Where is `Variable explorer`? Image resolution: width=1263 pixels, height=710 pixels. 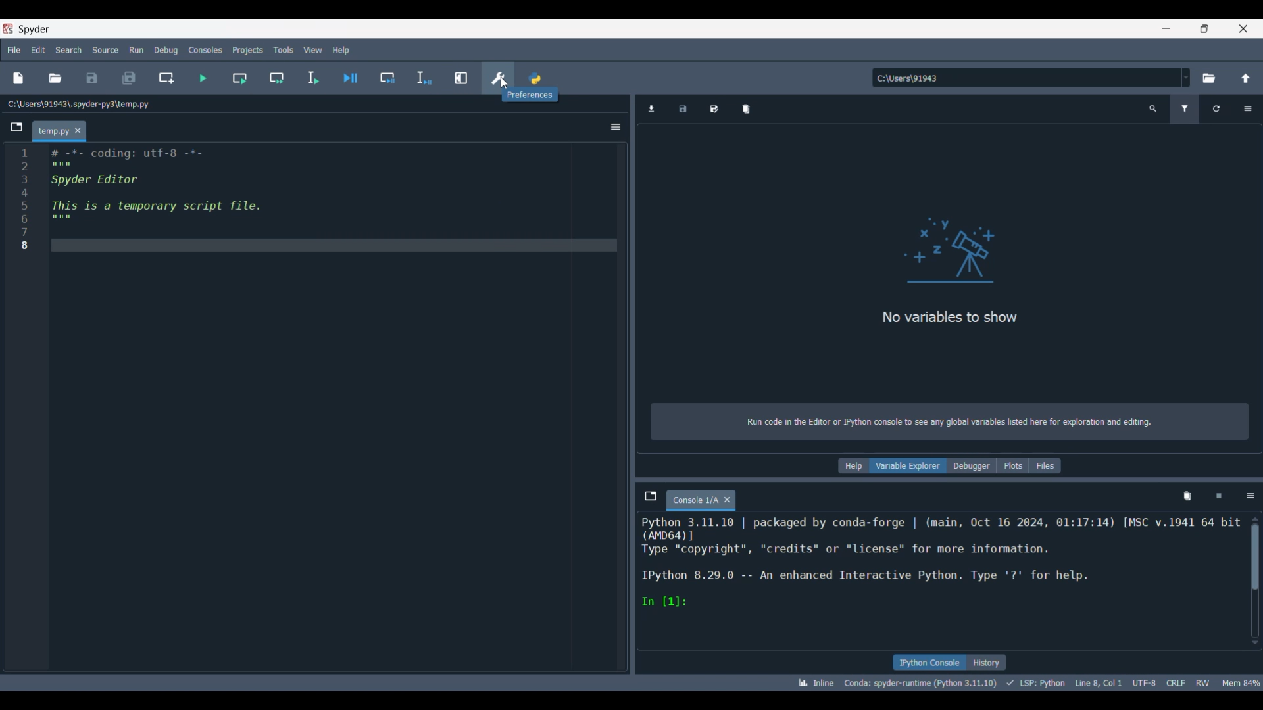
Variable explorer is located at coordinates (907, 465).